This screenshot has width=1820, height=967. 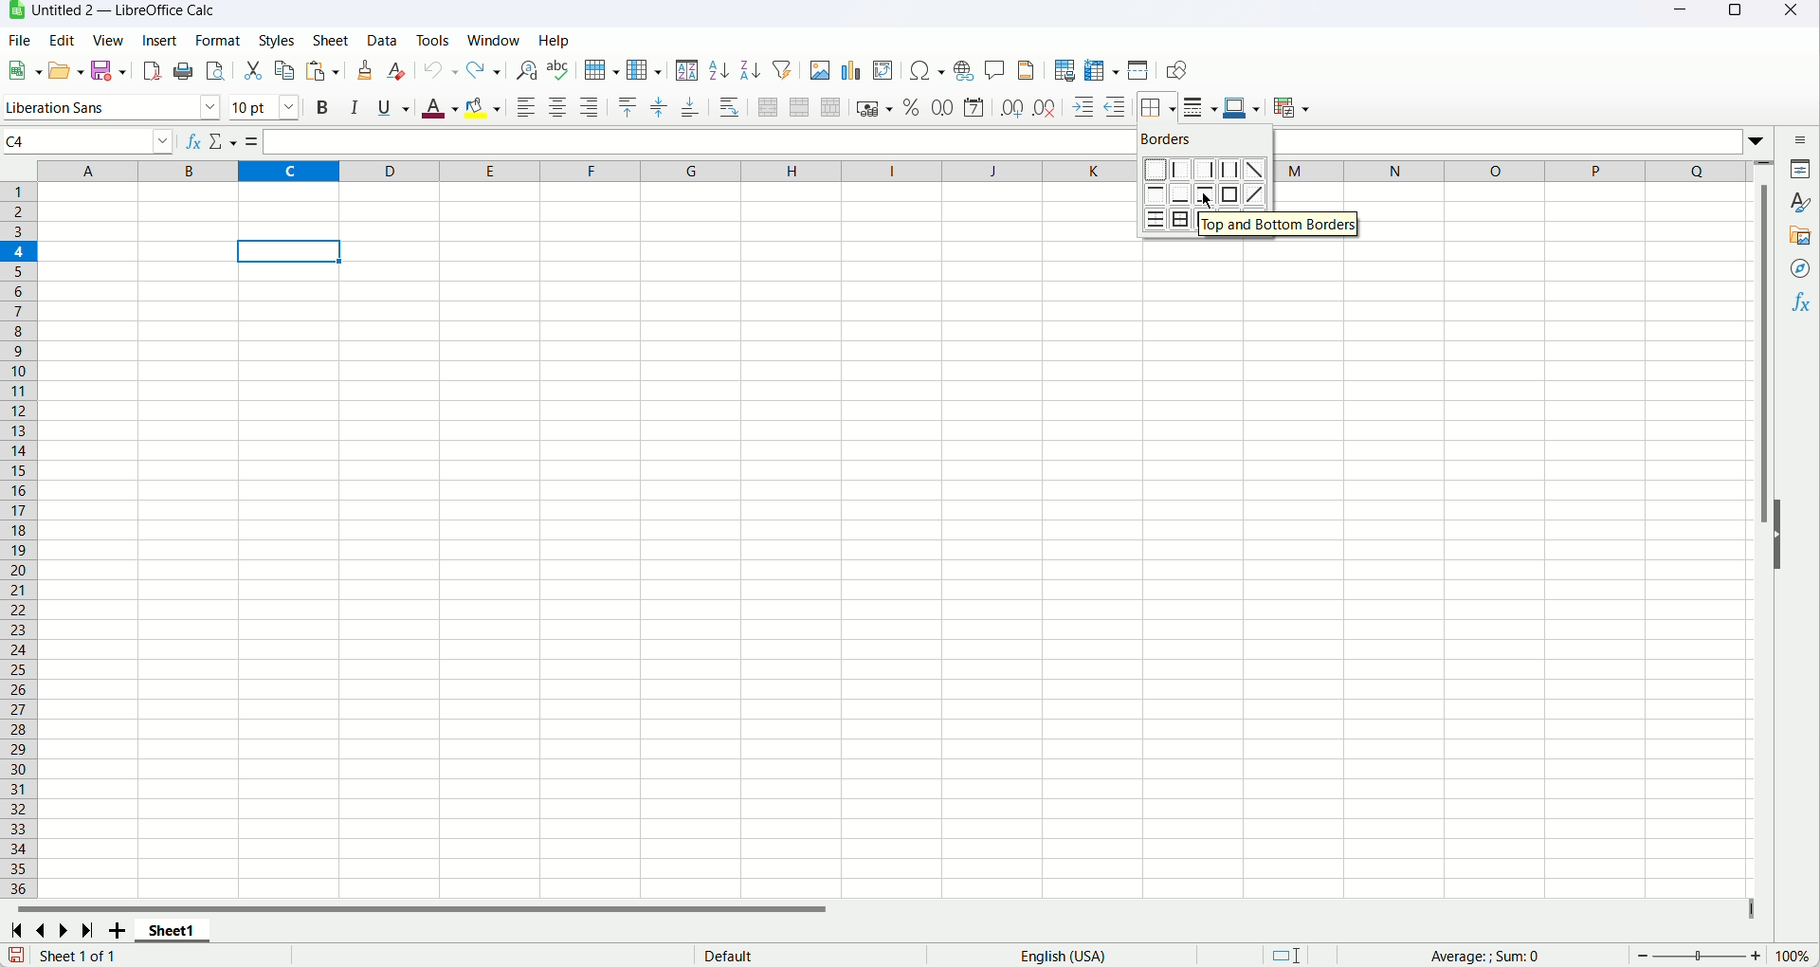 I want to click on Header and footer, so click(x=1026, y=70).